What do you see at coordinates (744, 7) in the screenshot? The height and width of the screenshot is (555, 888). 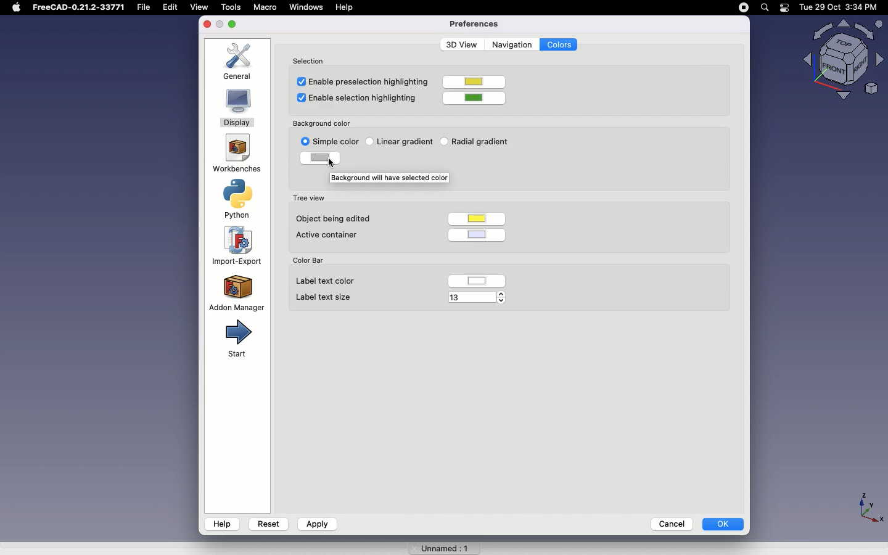 I see `pause` at bounding box center [744, 7].